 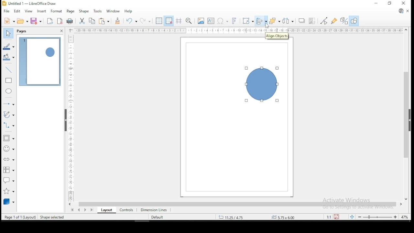 I want to click on layout, so click(x=105, y=210).